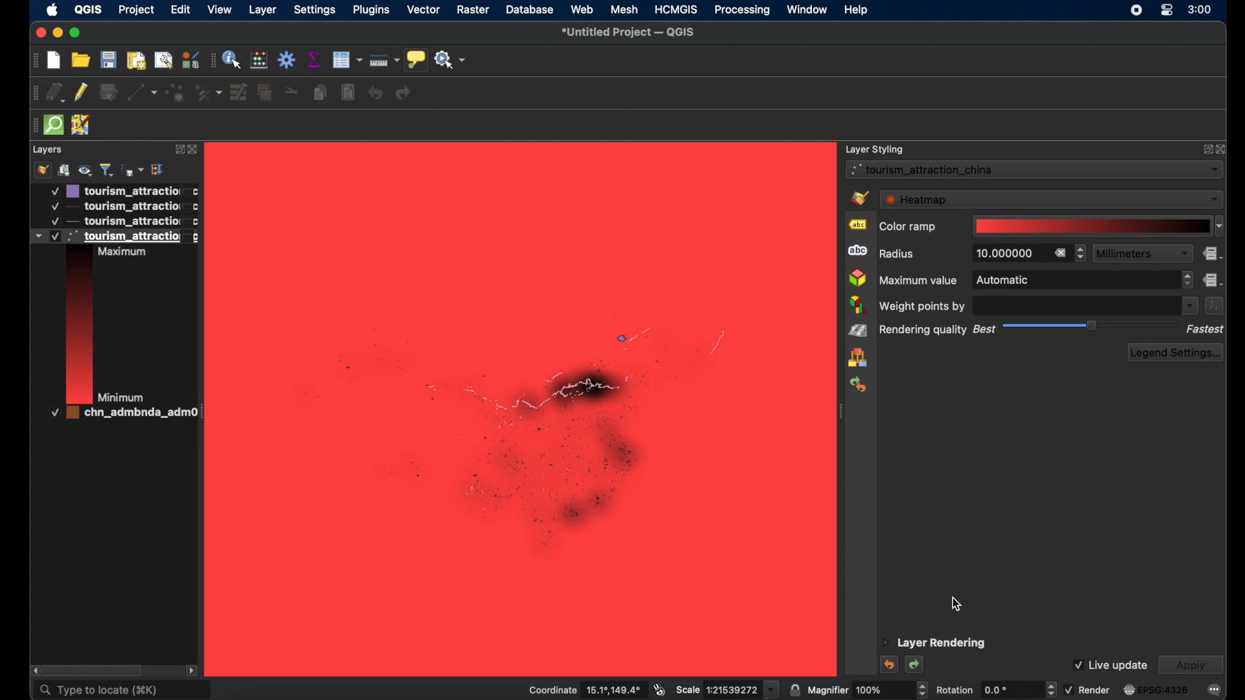 The height and width of the screenshot is (700, 1245). What do you see at coordinates (116, 221) in the screenshot?
I see `layer 3` at bounding box center [116, 221].